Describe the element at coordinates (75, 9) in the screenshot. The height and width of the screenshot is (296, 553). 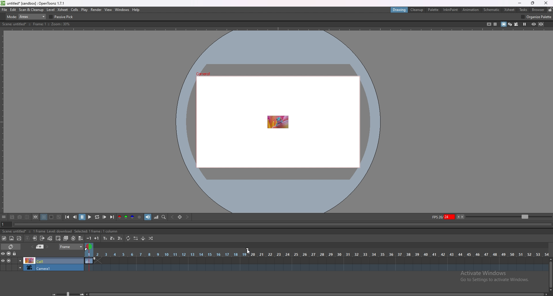
I see `cells` at that location.